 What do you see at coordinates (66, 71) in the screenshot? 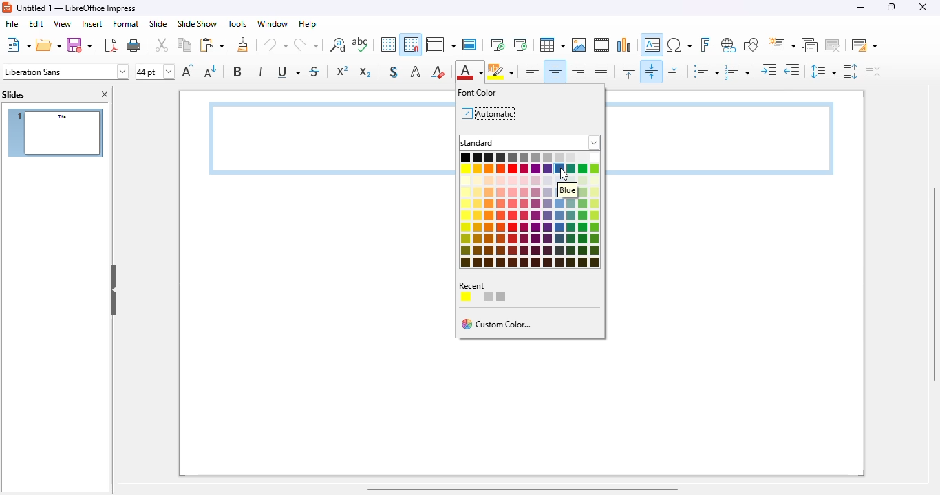
I see `font name` at bounding box center [66, 71].